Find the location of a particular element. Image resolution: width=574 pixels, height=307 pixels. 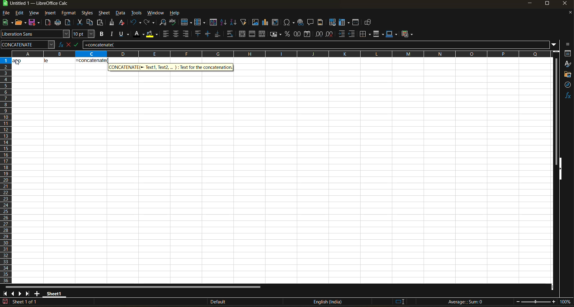

rows is located at coordinates (279, 54).